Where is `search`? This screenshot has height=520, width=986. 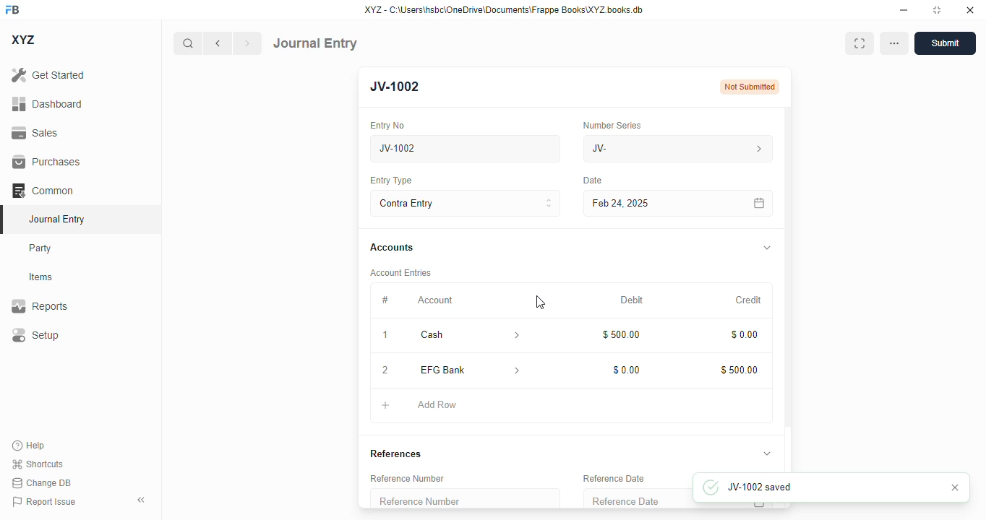
search is located at coordinates (187, 43).